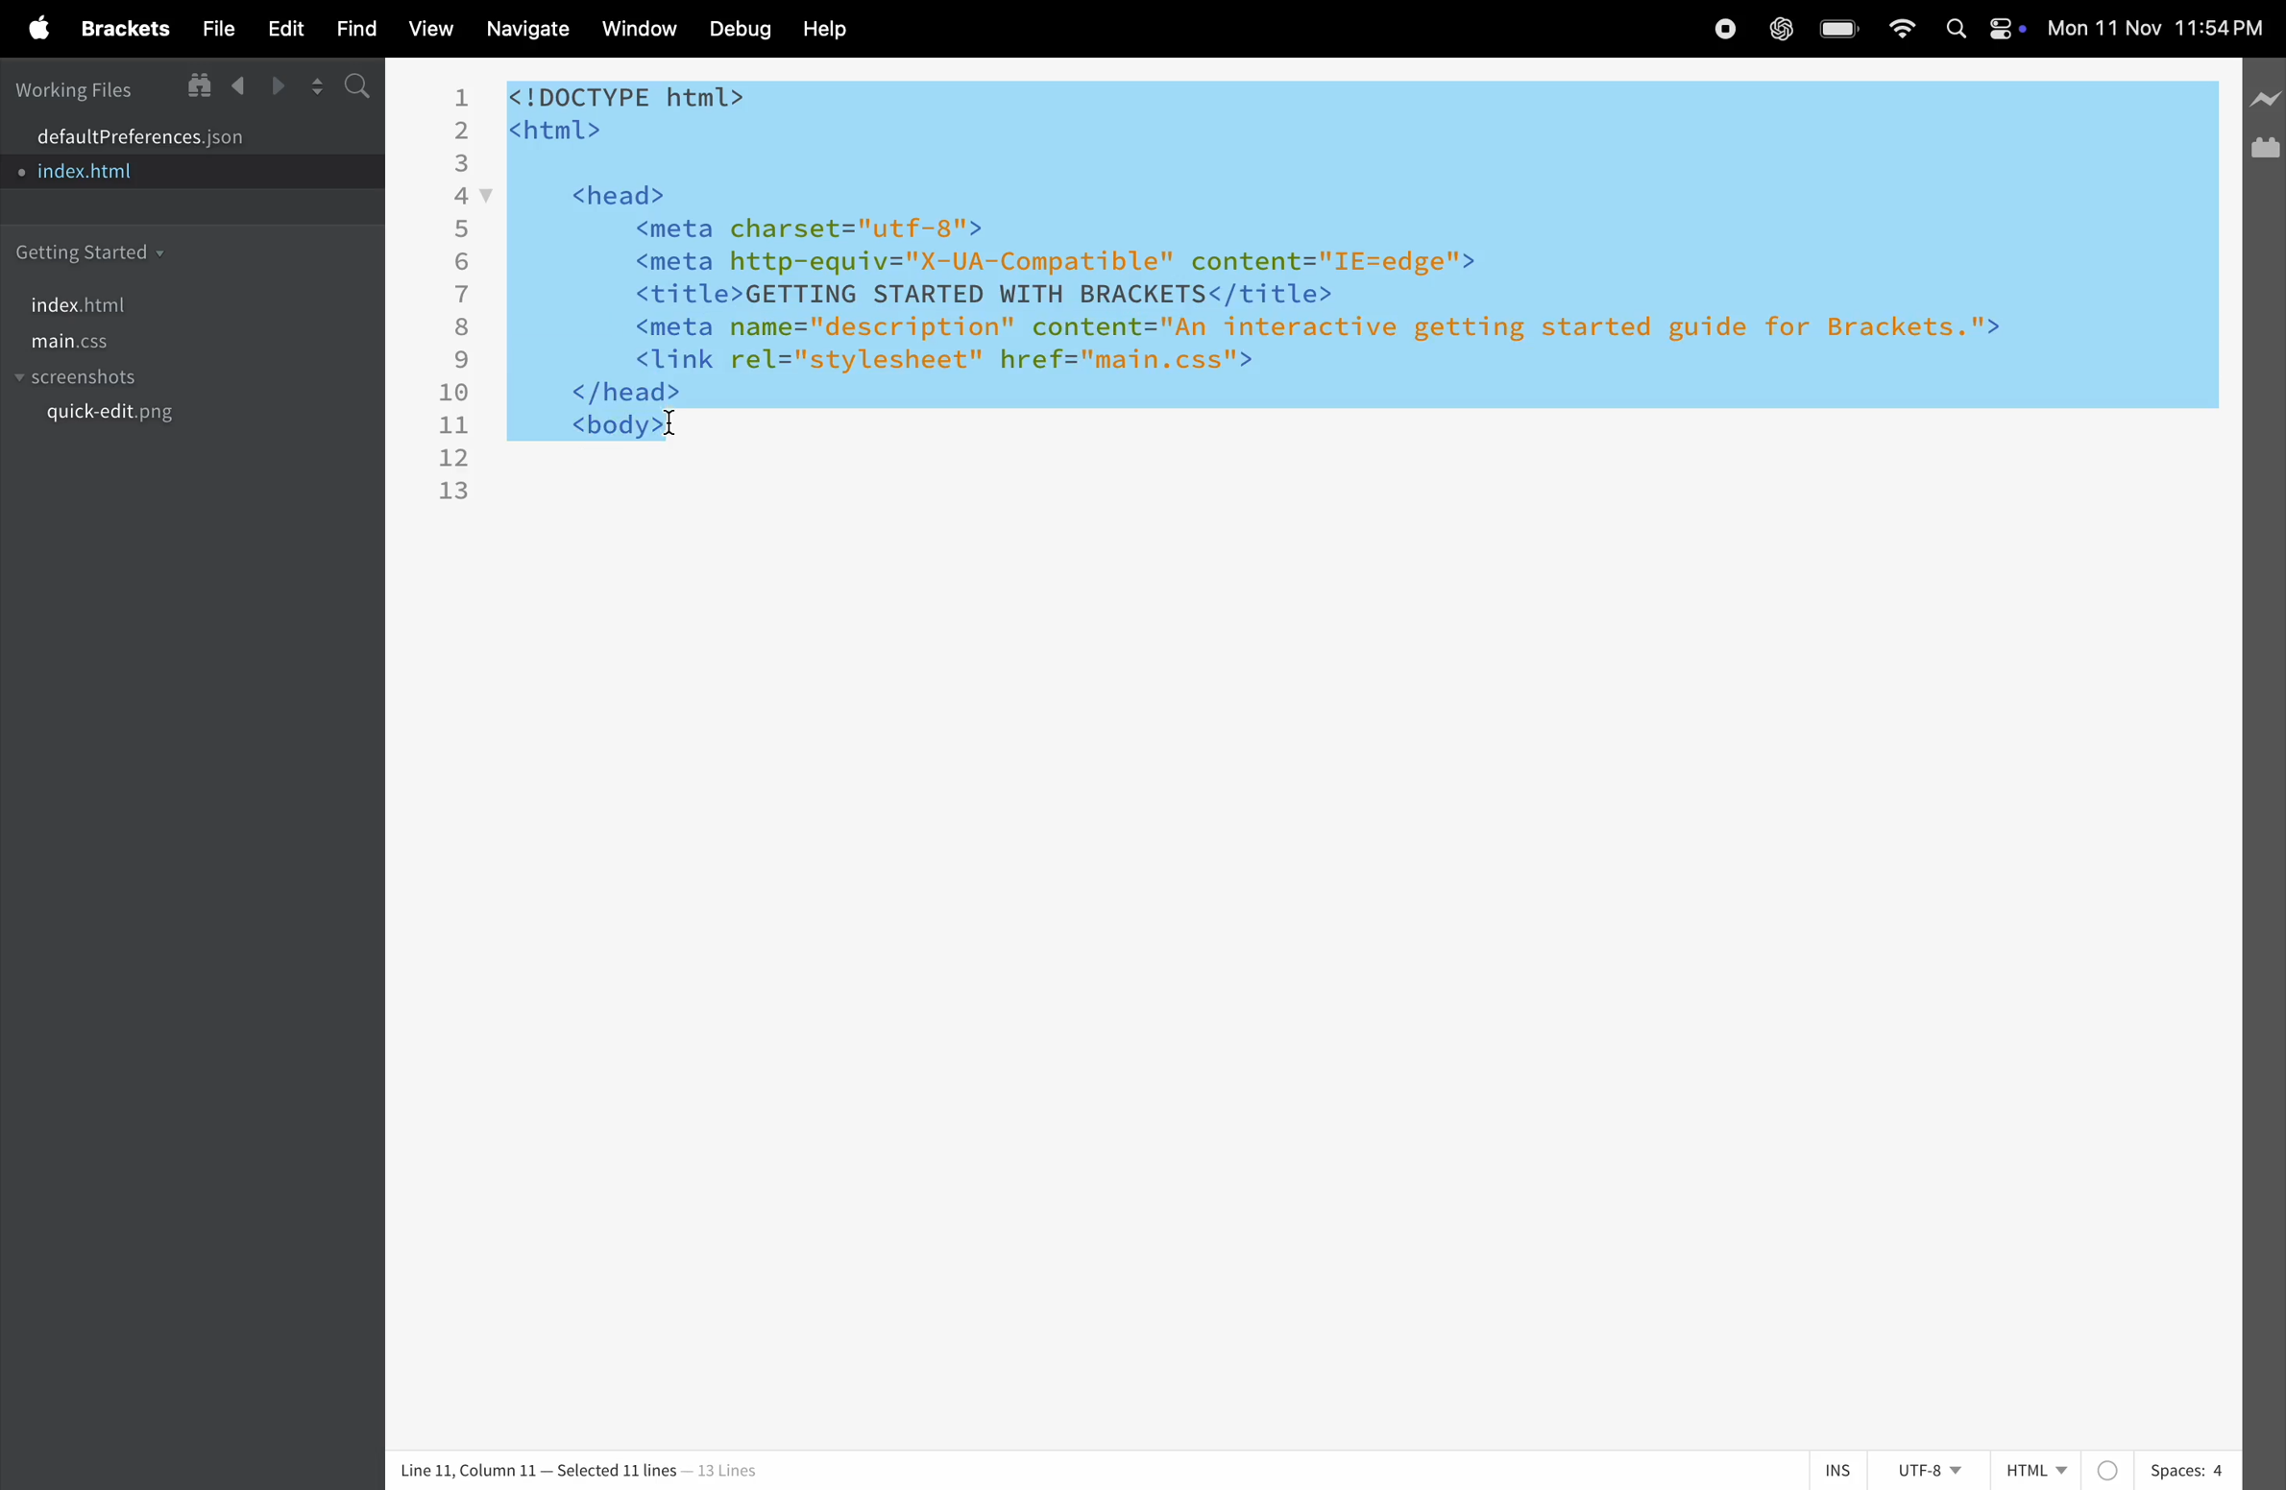 This screenshot has width=2286, height=1490. What do you see at coordinates (826, 30) in the screenshot?
I see `help` at bounding box center [826, 30].